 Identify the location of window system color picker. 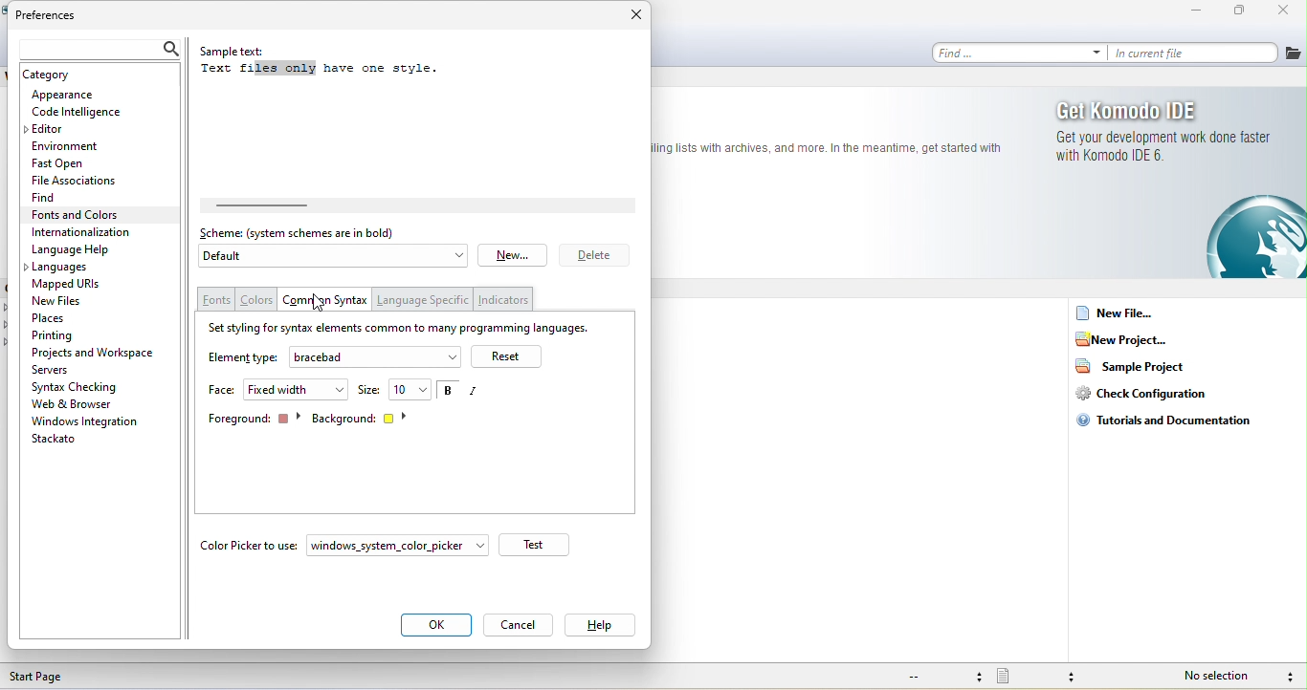
(401, 545).